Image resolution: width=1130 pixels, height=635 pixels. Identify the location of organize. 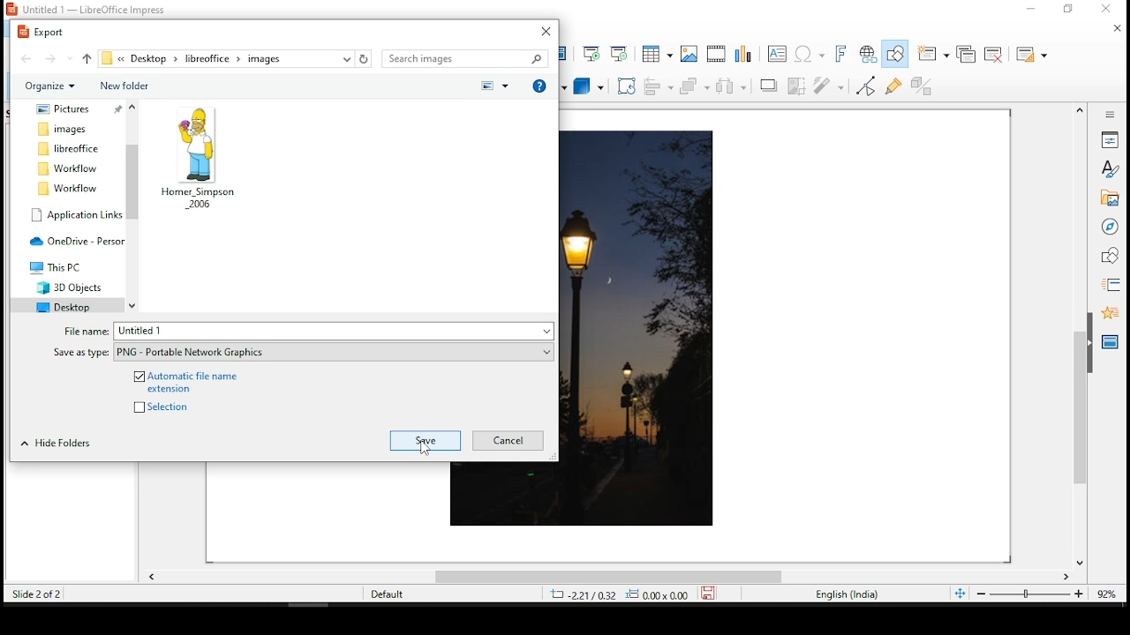
(50, 87).